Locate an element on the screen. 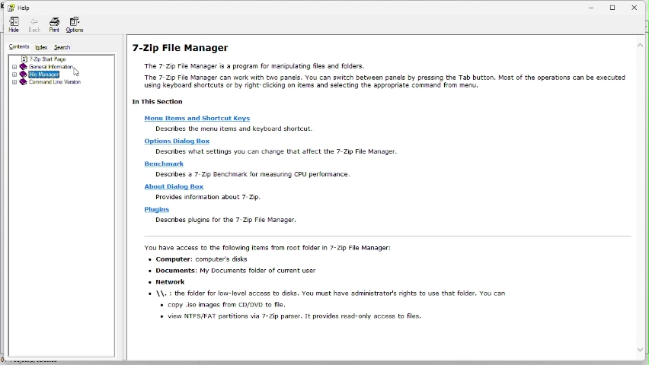  plugins is located at coordinates (157, 209).